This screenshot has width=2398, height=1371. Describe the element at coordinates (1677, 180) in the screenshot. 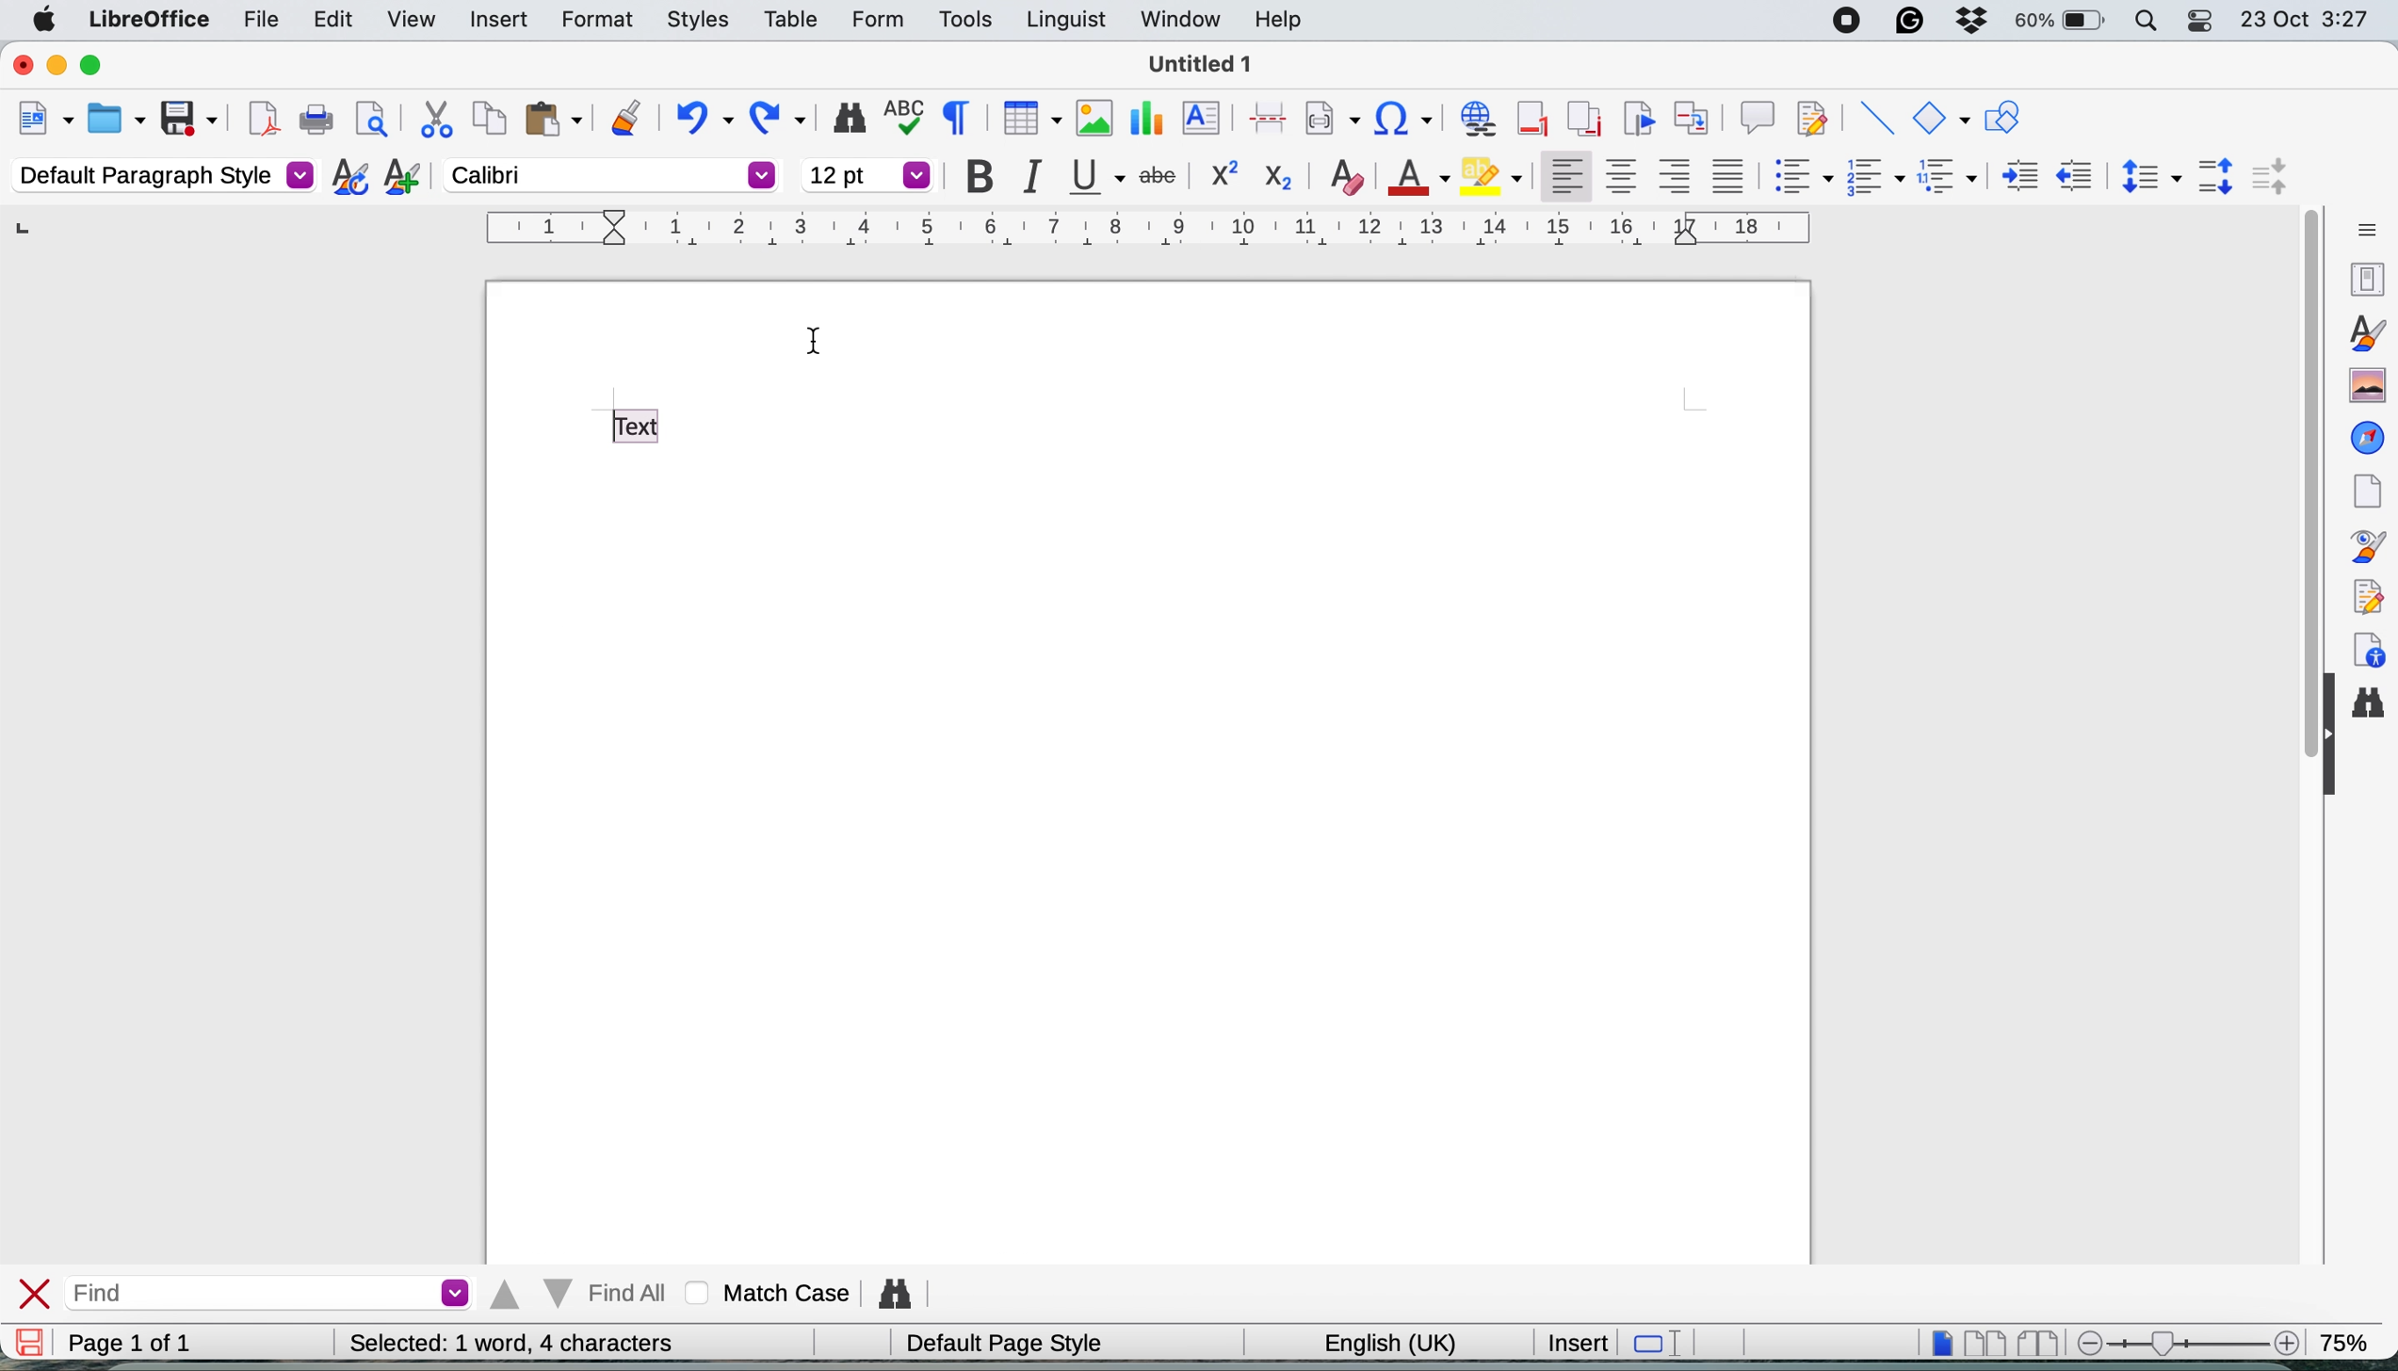

I see `align right` at that location.